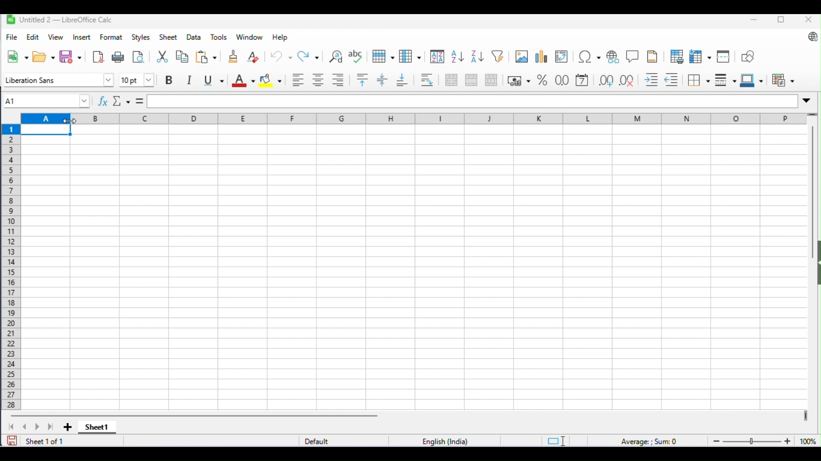  I want to click on insert hyperlink, so click(615, 57).